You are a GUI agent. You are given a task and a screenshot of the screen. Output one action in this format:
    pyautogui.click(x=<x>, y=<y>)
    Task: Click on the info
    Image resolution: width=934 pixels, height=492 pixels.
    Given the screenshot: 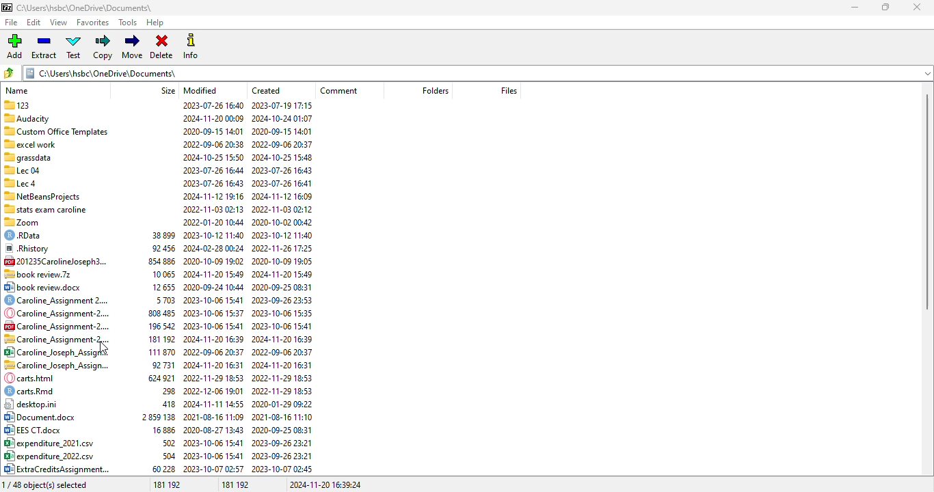 What is the action you would take?
    pyautogui.click(x=190, y=46)
    